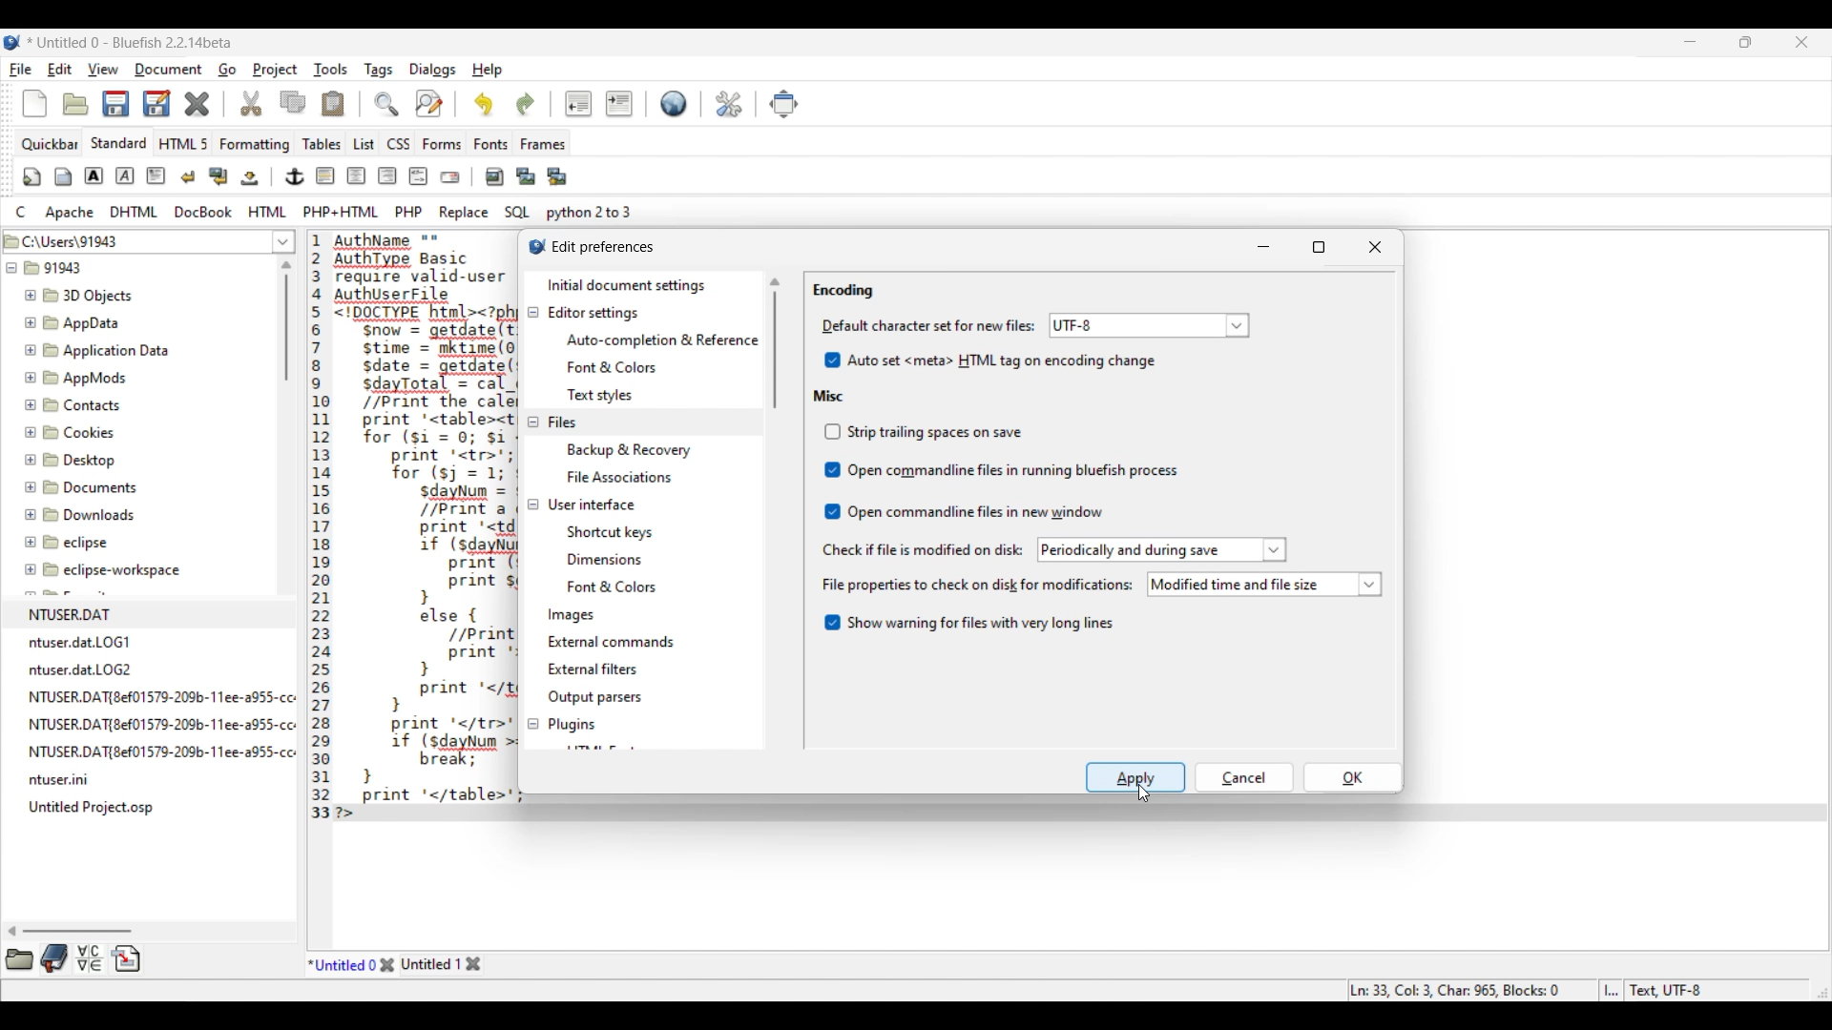 The image size is (1832, 1030). Describe the element at coordinates (1353, 776) in the screenshot. I see `OK` at that location.